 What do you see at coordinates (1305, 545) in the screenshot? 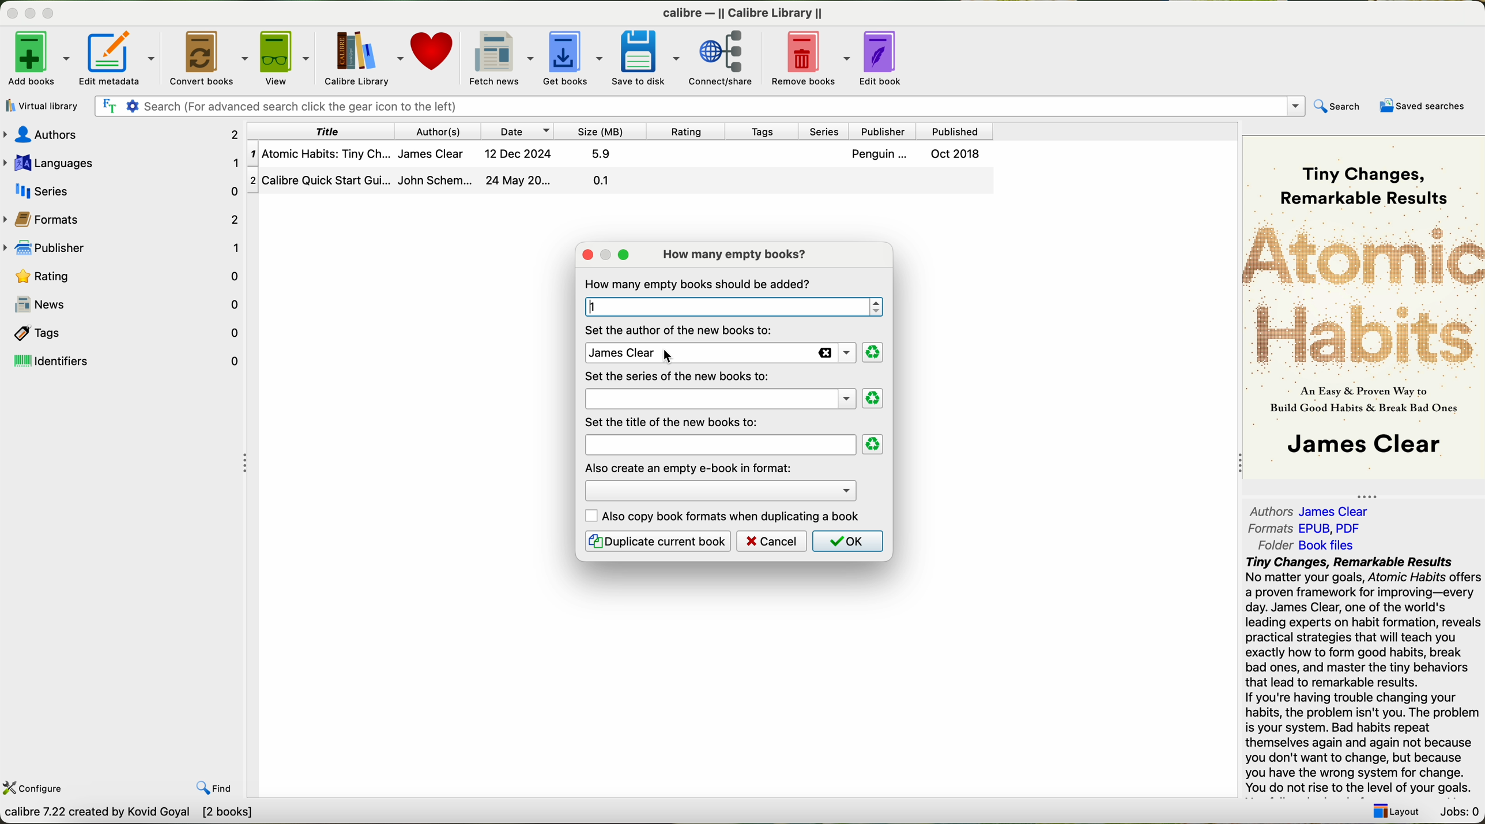
I see `folder` at bounding box center [1305, 545].